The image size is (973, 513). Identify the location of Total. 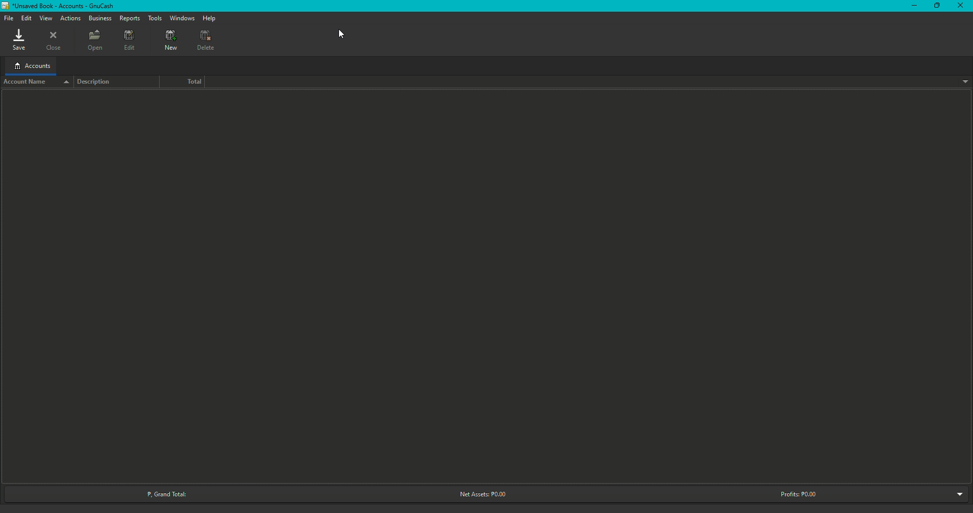
(188, 83).